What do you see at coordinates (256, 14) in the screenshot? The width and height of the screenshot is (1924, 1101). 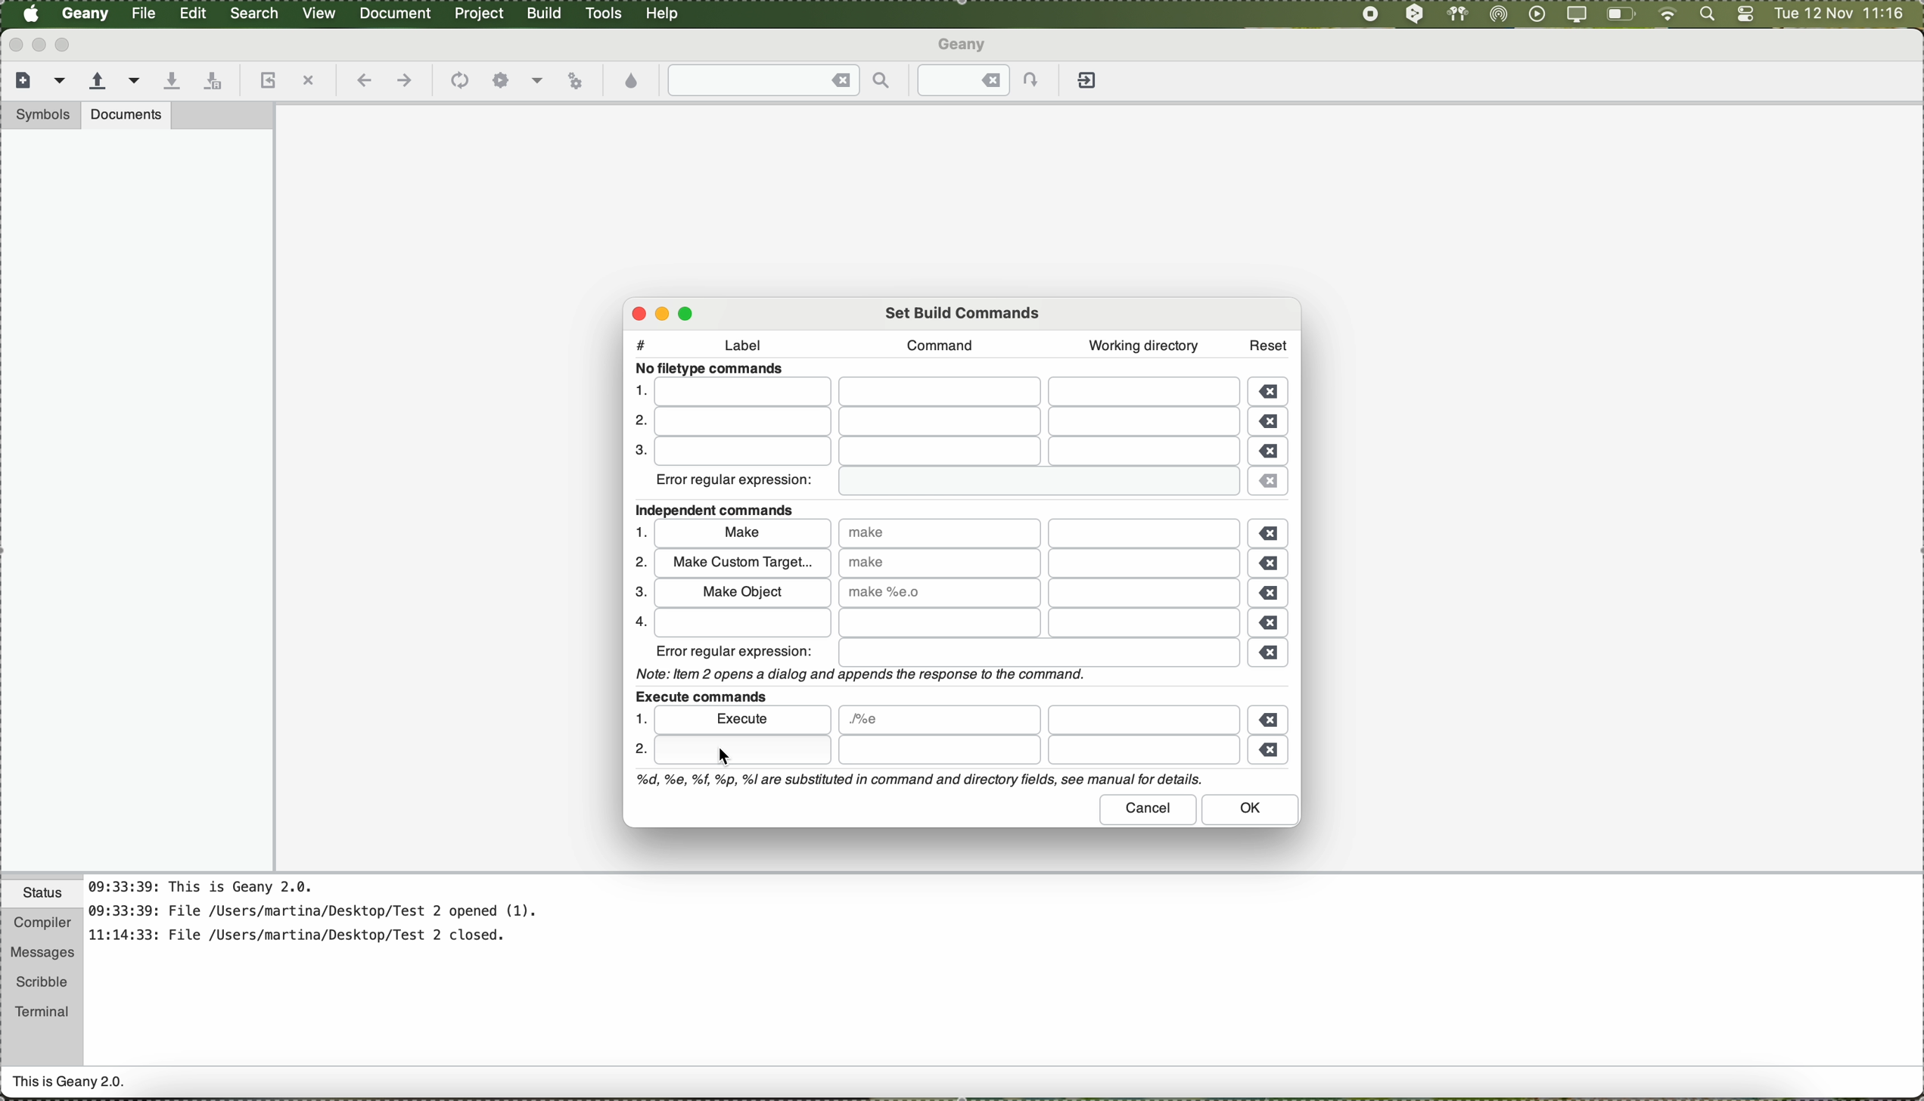 I see `search` at bounding box center [256, 14].